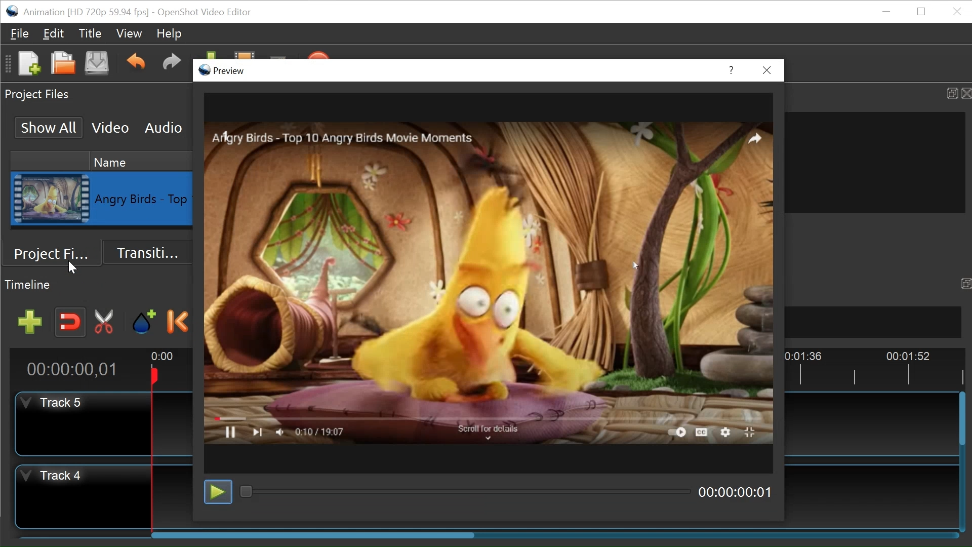 The image size is (972, 547). I want to click on Close, so click(767, 70).